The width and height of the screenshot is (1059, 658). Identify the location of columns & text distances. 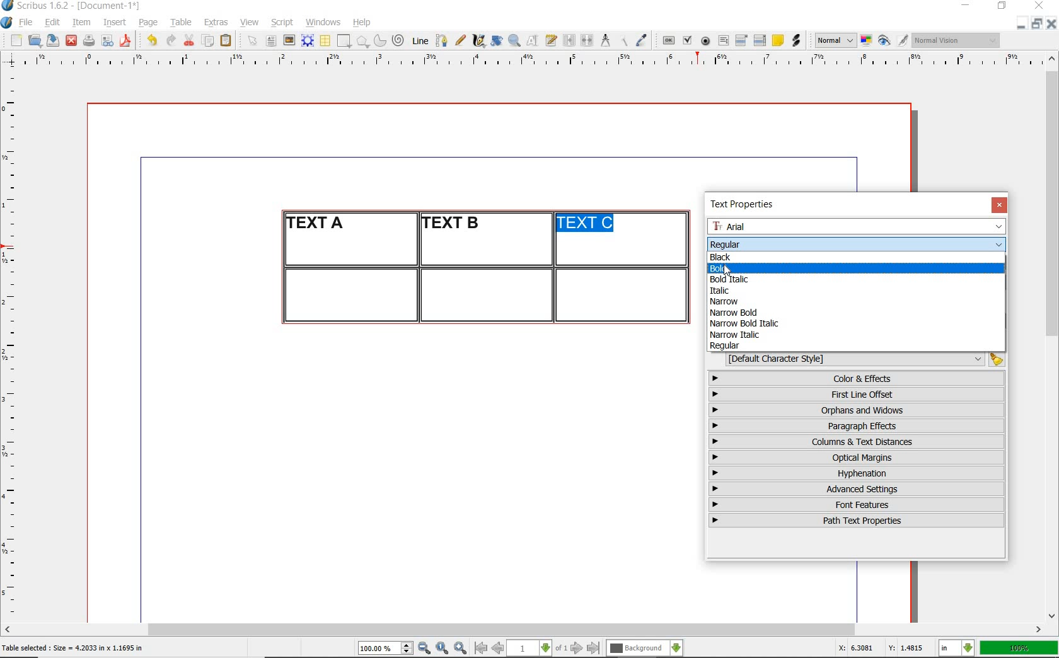
(859, 442).